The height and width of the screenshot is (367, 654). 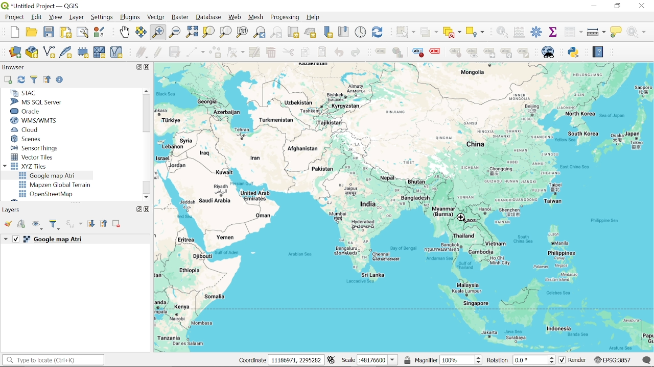 What do you see at coordinates (16, 239) in the screenshot?
I see `On/off` at bounding box center [16, 239].